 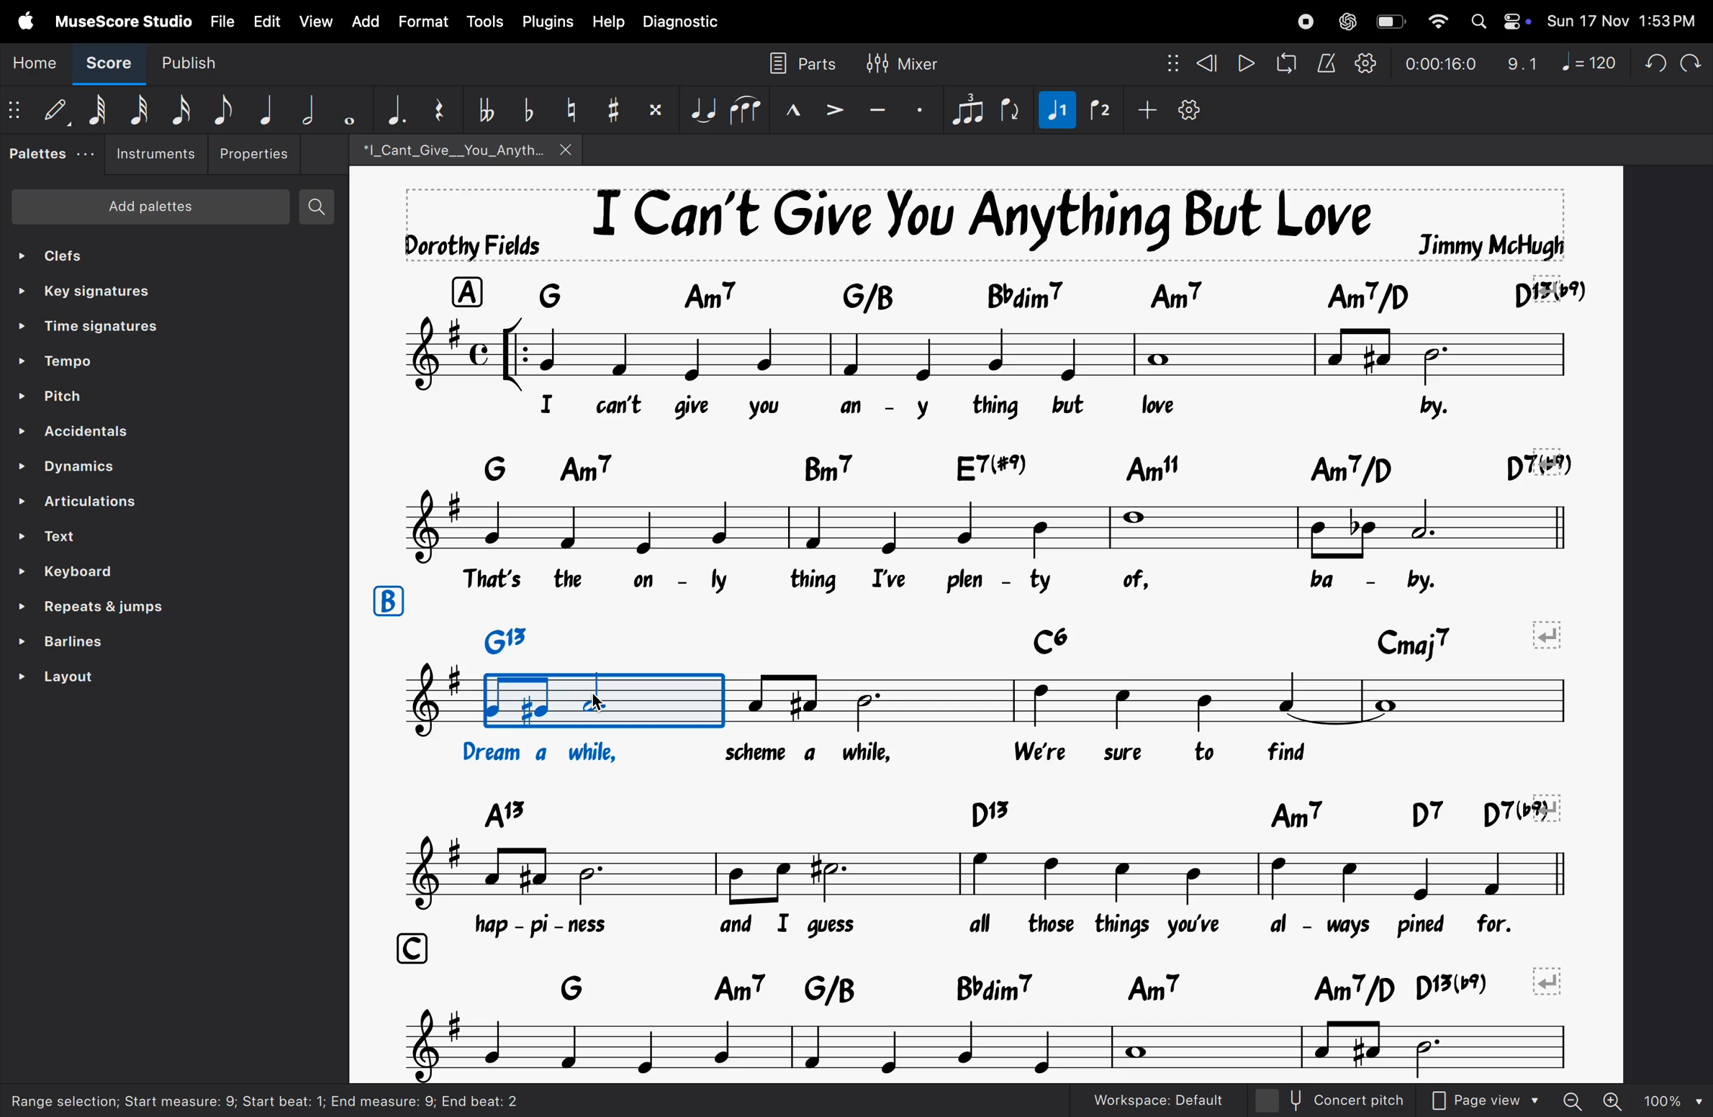 I want to click on Default, so click(x=54, y=110).